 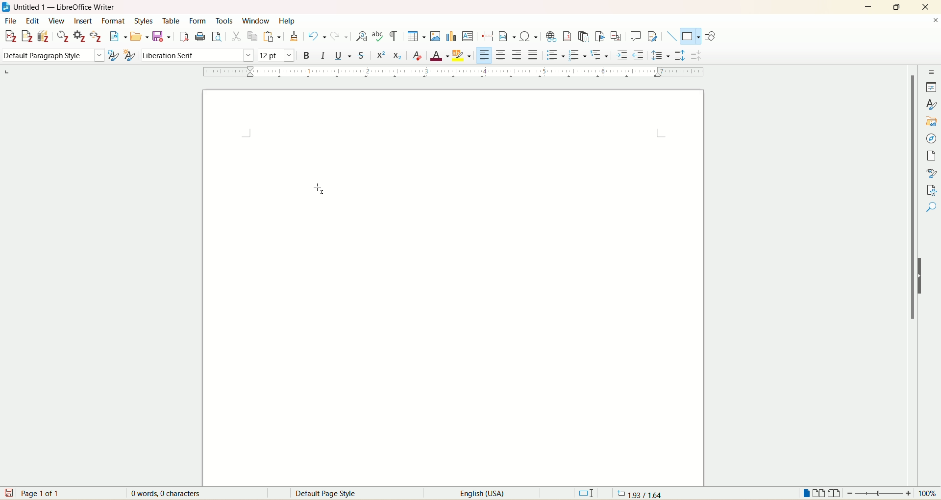 What do you see at coordinates (174, 21) in the screenshot?
I see `table` at bounding box center [174, 21].